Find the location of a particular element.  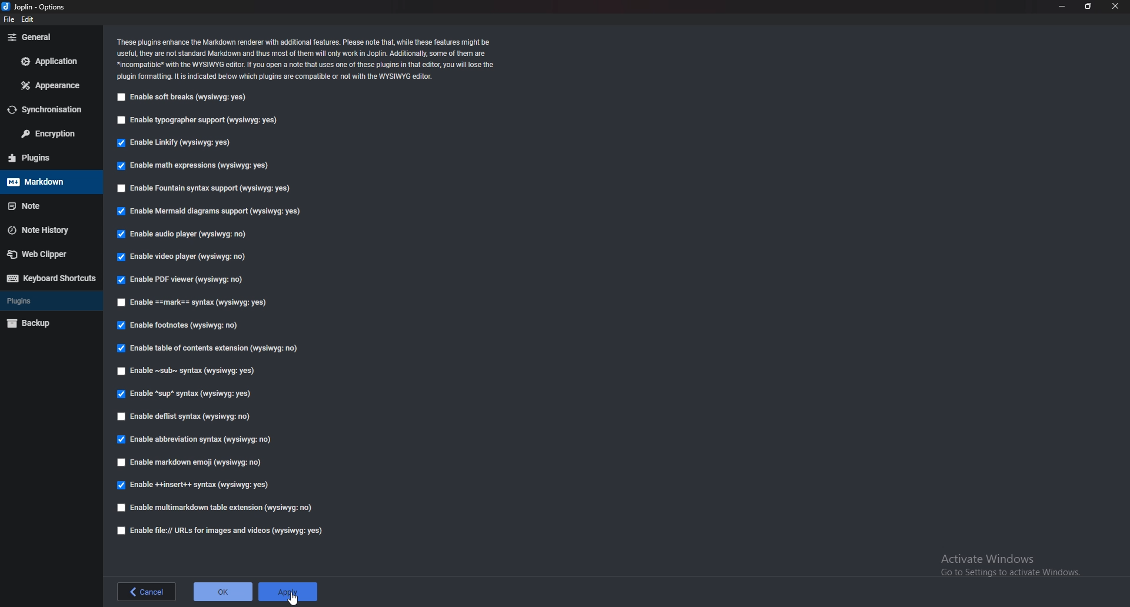

apply is located at coordinates (285, 592).